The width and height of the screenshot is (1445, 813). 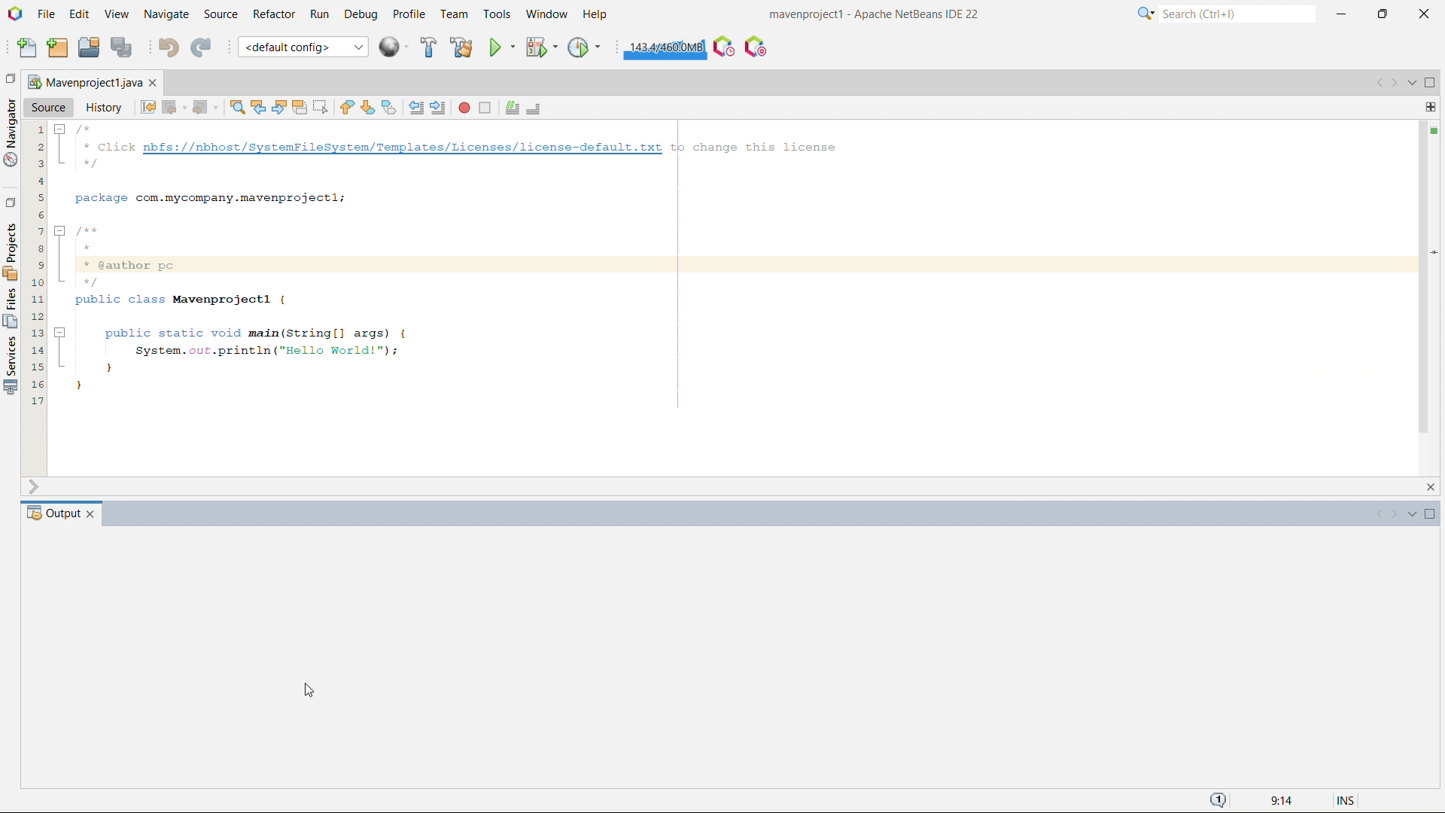 I want to click on greyed navigation button , so click(x=1382, y=84).